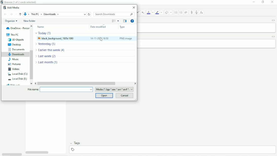 This screenshot has height=156, width=277. I want to click on move left, so click(35, 83).